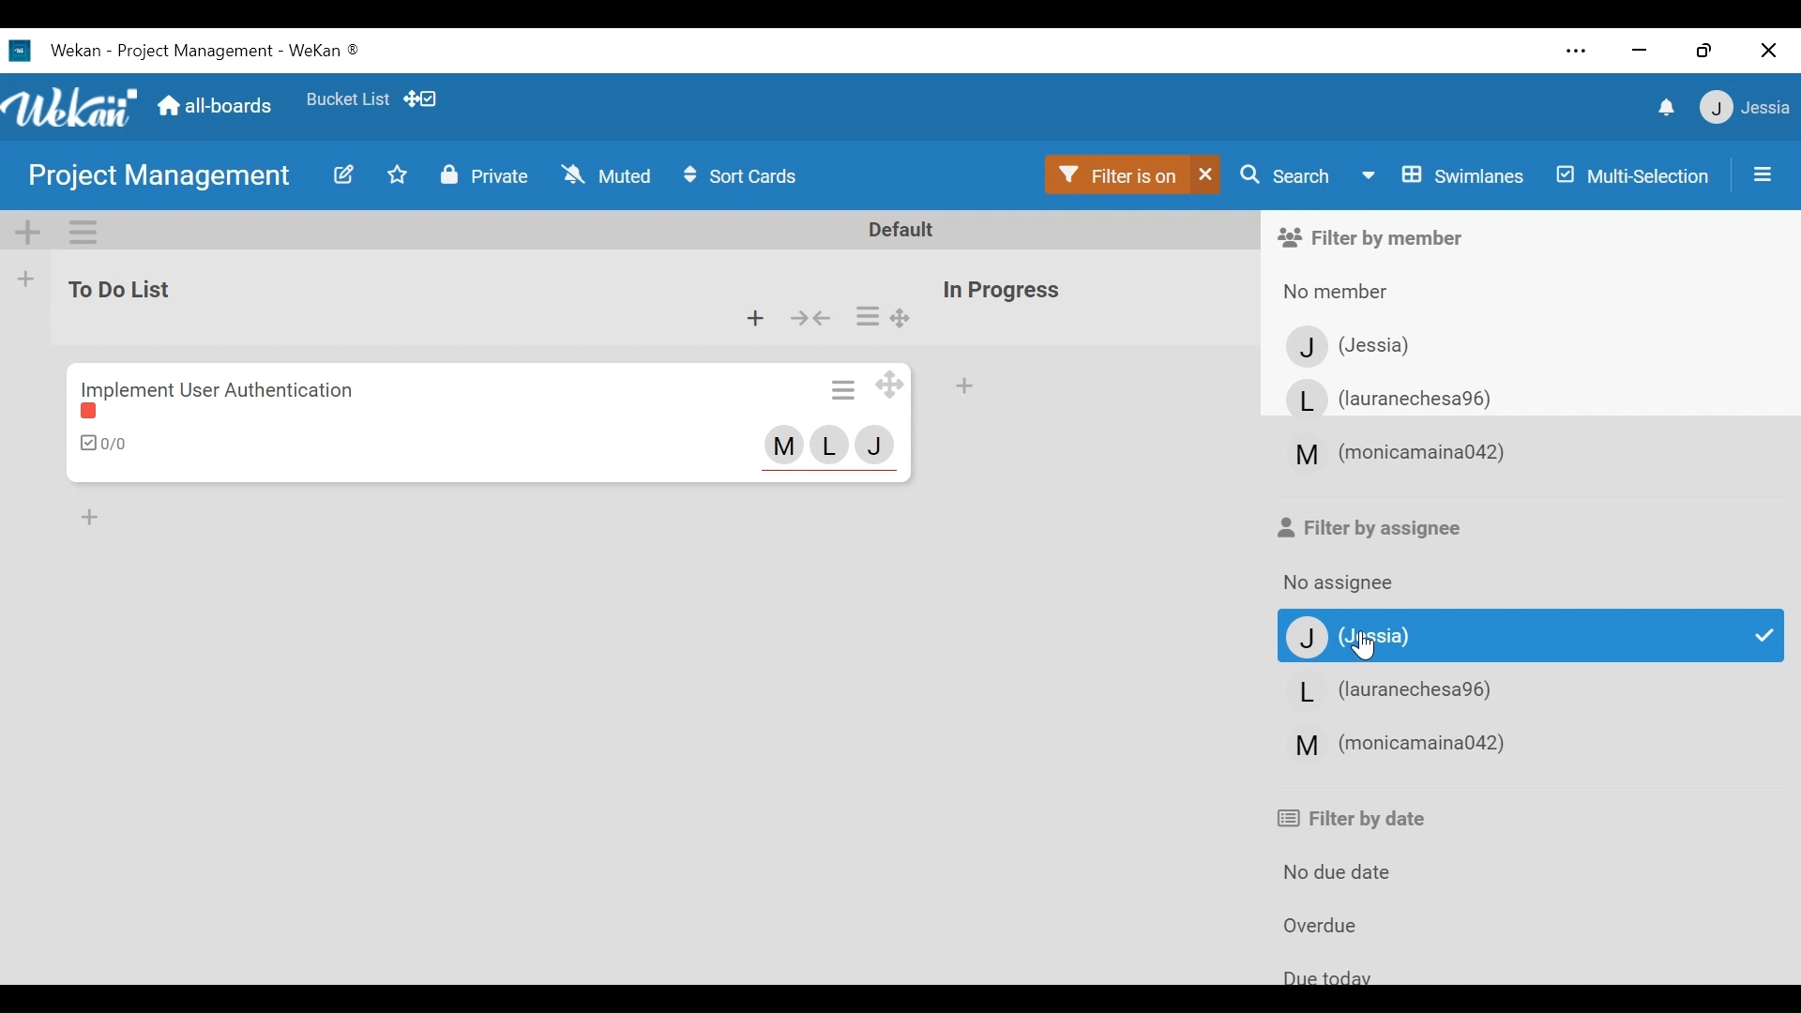  What do you see at coordinates (908, 318) in the screenshot?
I see `Desktop drag handles` at bounding box center [908, 318].